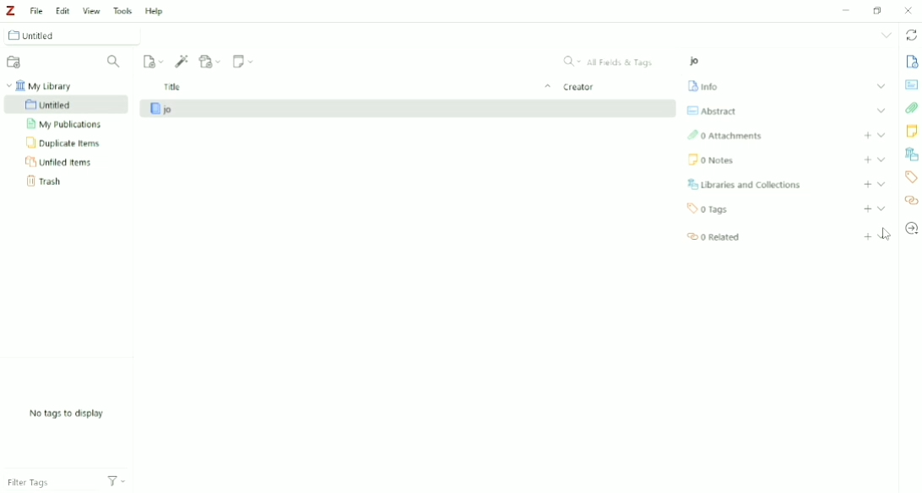  What do you see at coordinates (910, 131) in the screenshot?
I see `Notes` at bounding box center [910, 131].